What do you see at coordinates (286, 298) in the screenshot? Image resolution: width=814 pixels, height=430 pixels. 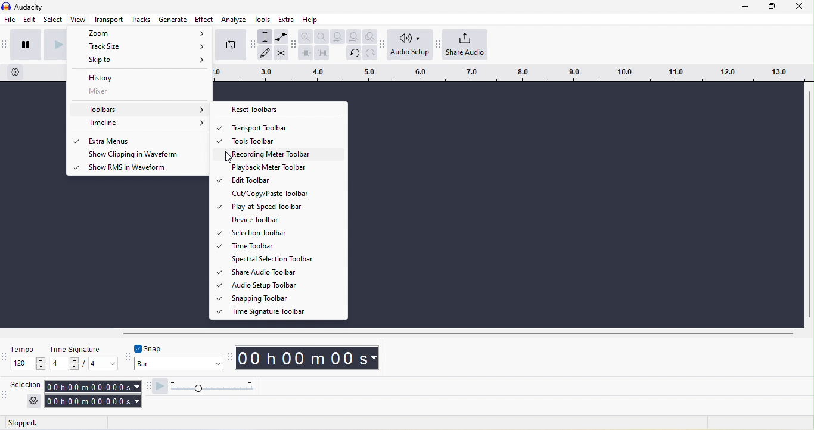 I see `Snapping tool bar` at bounding box center [286, 298].